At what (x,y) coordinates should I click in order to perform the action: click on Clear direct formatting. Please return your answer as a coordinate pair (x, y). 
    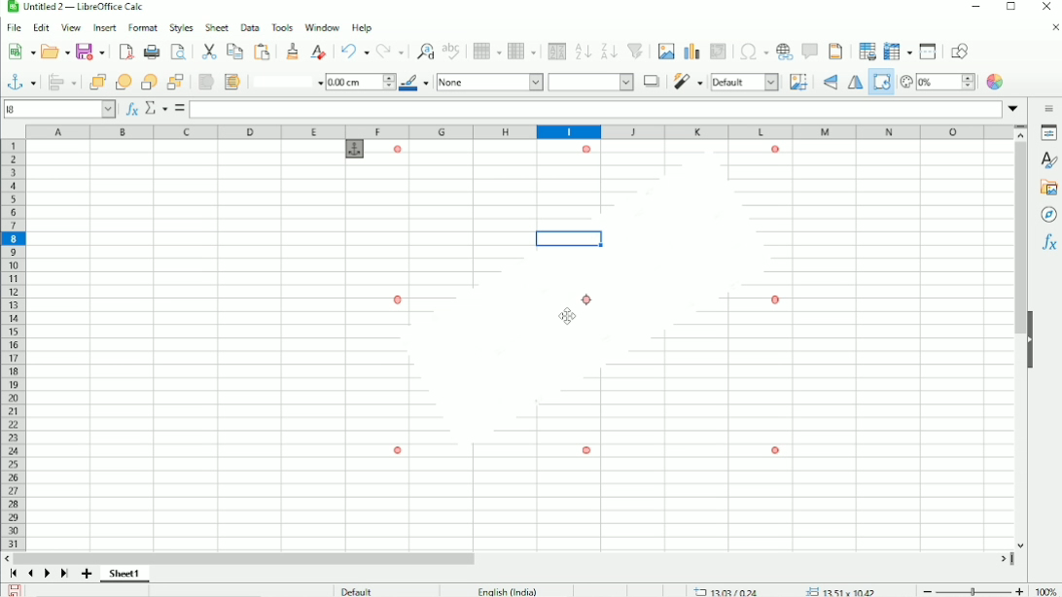
    Looking at the image, I should click on (317, 52).